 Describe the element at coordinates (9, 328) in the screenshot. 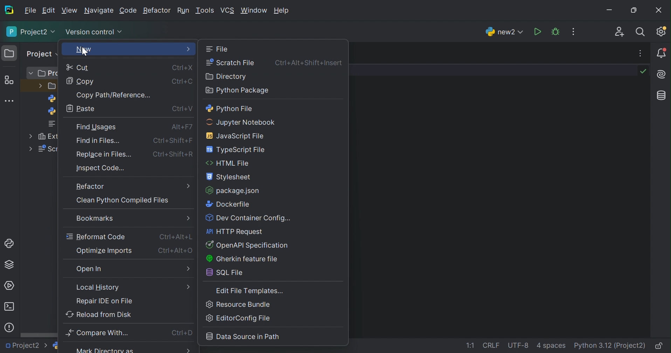

I see `Problems` at that location.